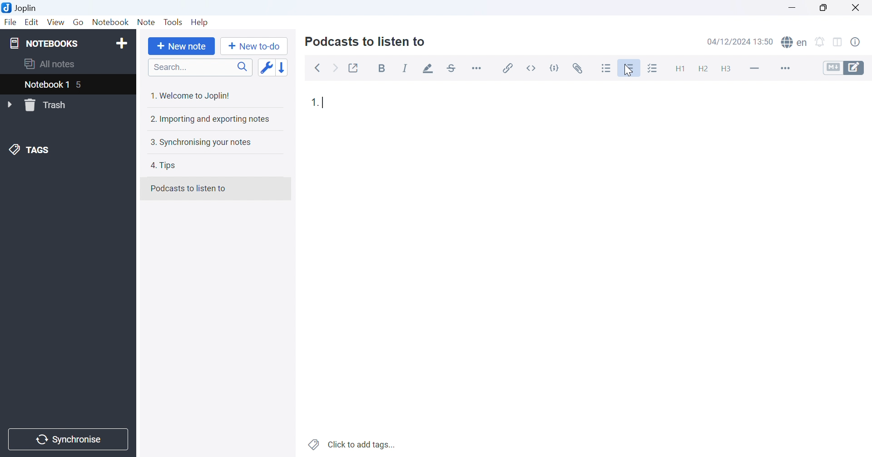  What do you see at coordinates (257, 46) in the screenshot?
I see `New to-do` at bounding box center [257, 46].